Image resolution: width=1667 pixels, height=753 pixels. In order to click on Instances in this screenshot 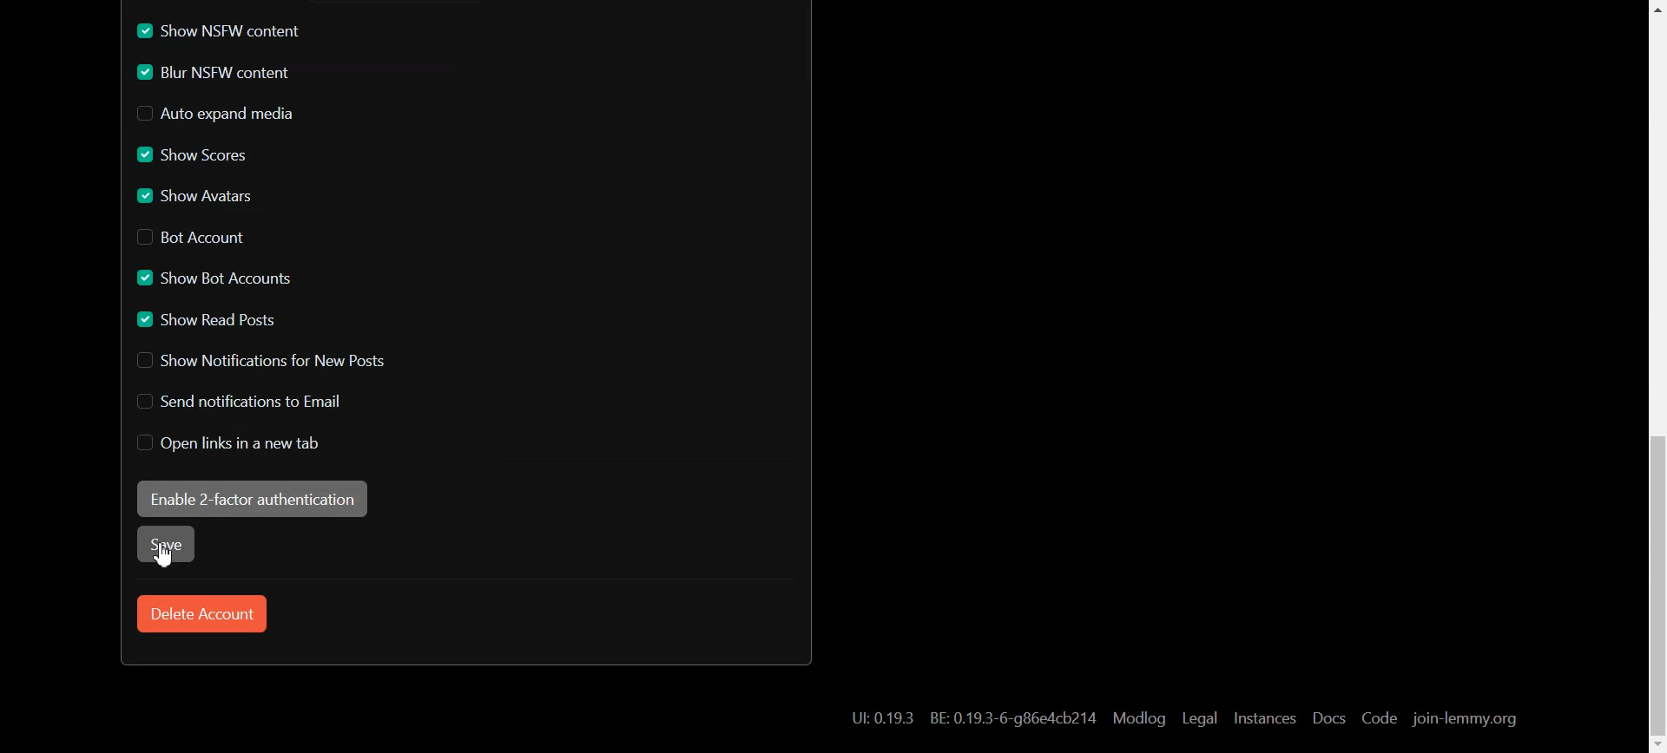, I will do `click(1264, 717)`.